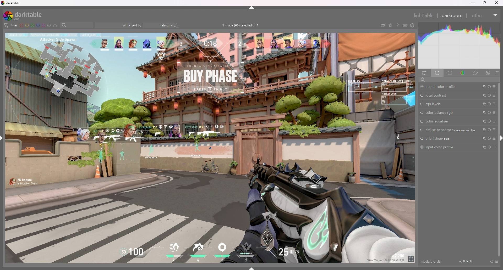 Image resolution: width=503 pixels, height=270 pixels. I want to click on resize, so click(485, 3).